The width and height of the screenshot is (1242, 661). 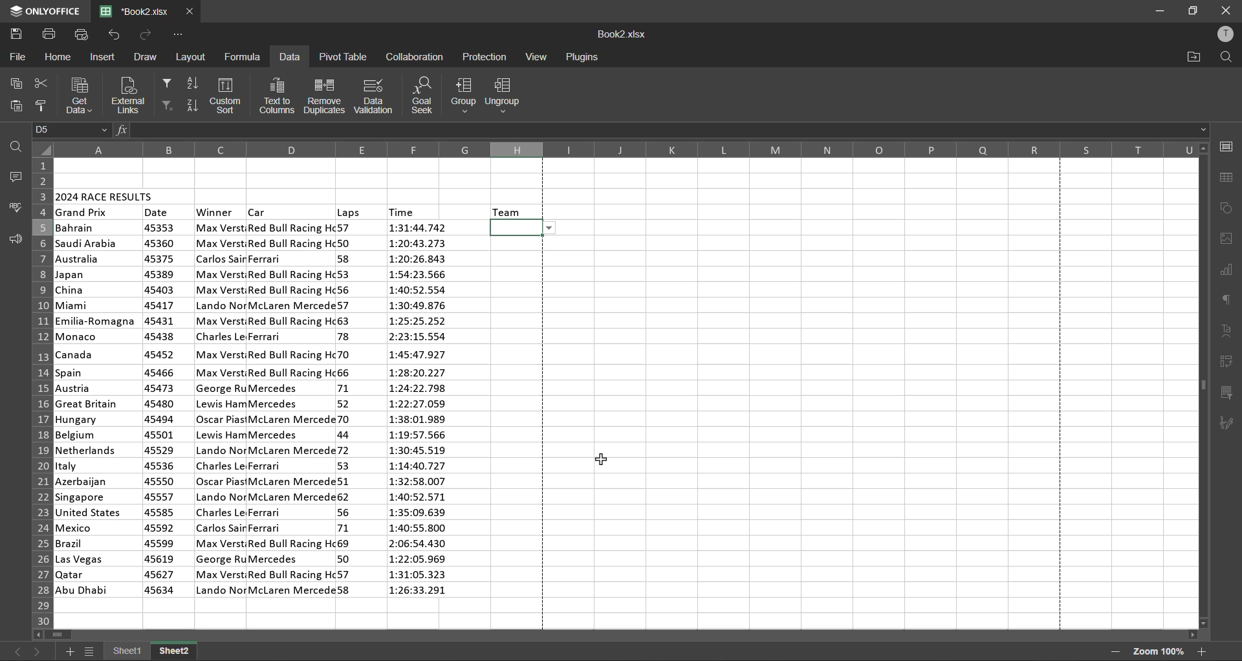 I want to click on shapes, so click(x=1227, y=209).